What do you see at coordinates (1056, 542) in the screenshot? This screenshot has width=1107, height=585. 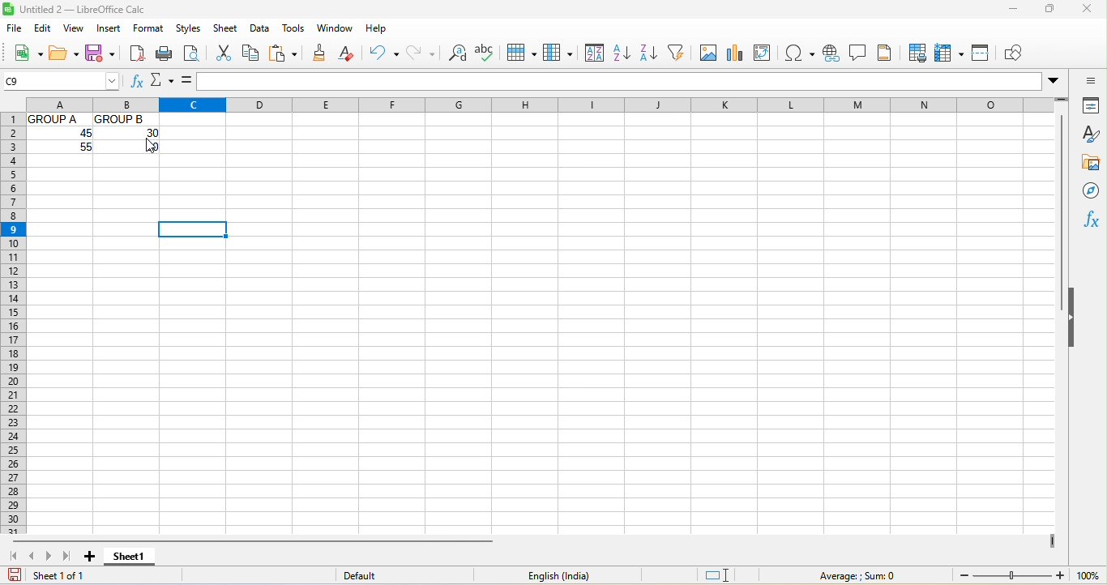 I see `drag to view more columns` at bounding box center [1056, 542].